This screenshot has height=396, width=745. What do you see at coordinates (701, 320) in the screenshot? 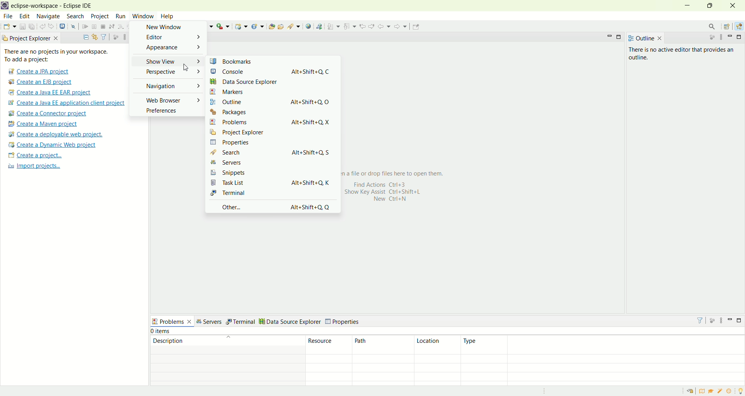
I see `filter` at bounding box center [701, 320].